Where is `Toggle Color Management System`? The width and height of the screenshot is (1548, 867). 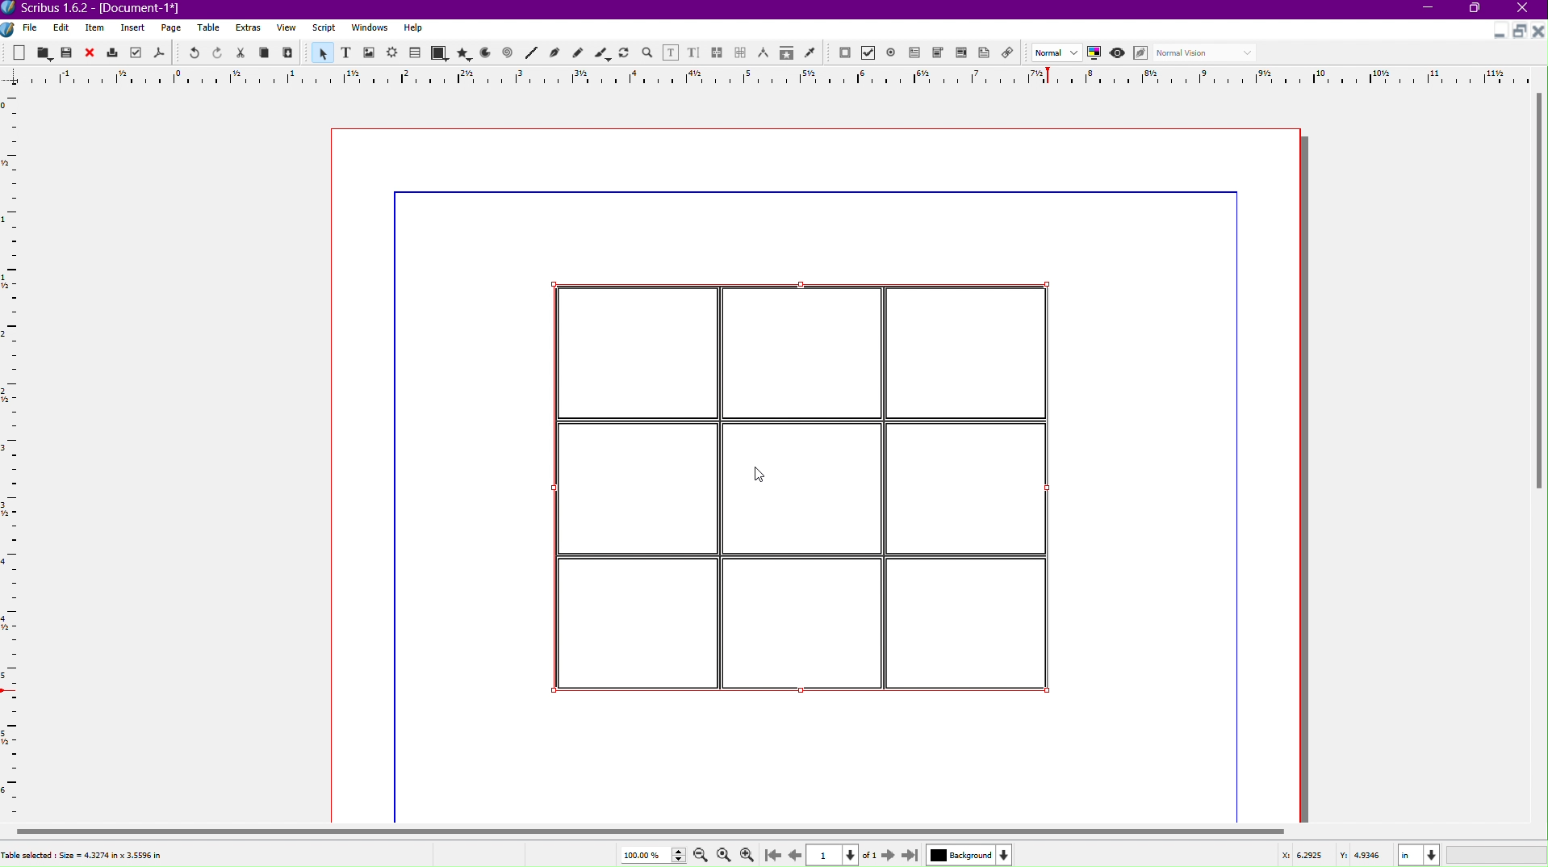 Toggle Color Management System is located at coordinates (1097, 55).